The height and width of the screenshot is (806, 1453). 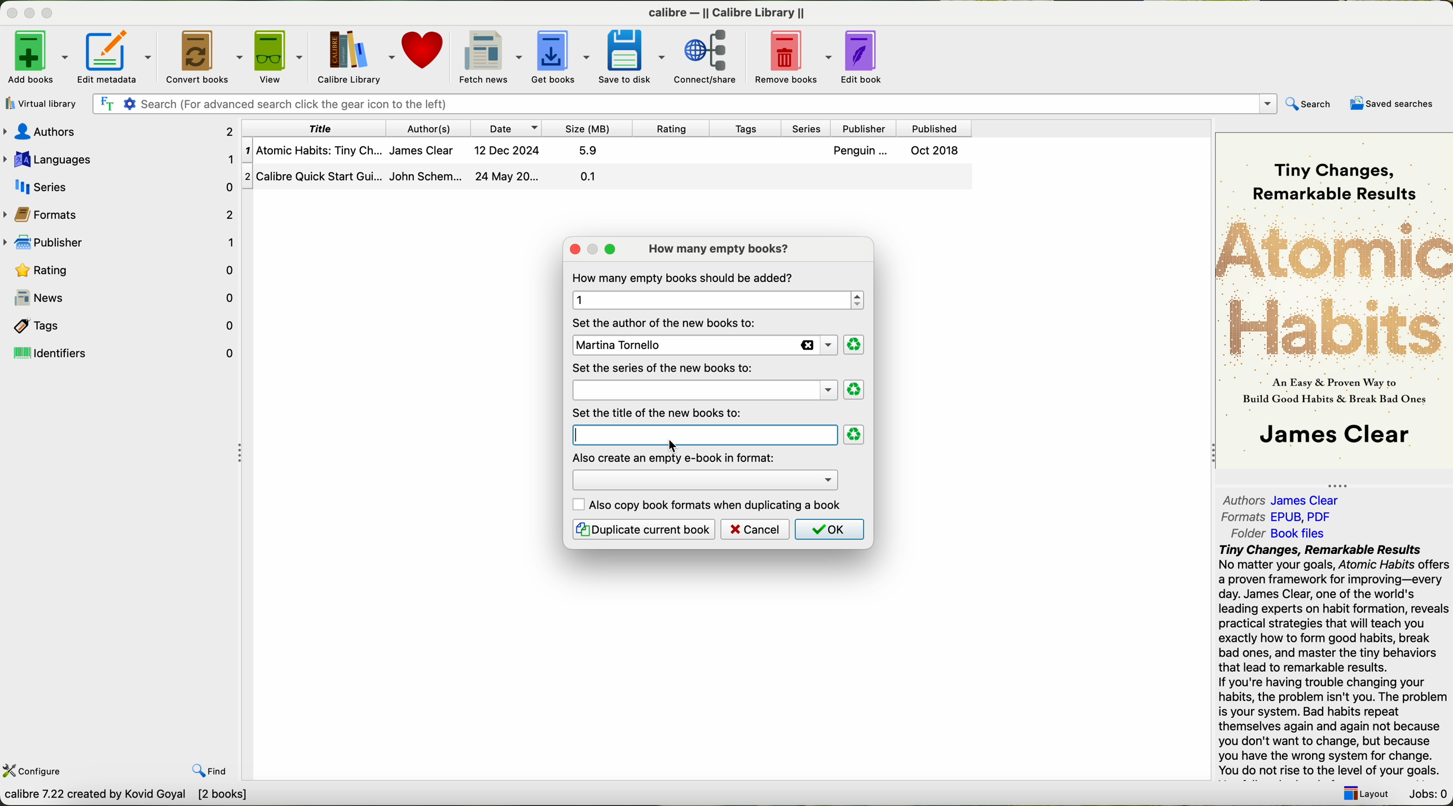 I want to click on 1, so click(x=715, y=300).